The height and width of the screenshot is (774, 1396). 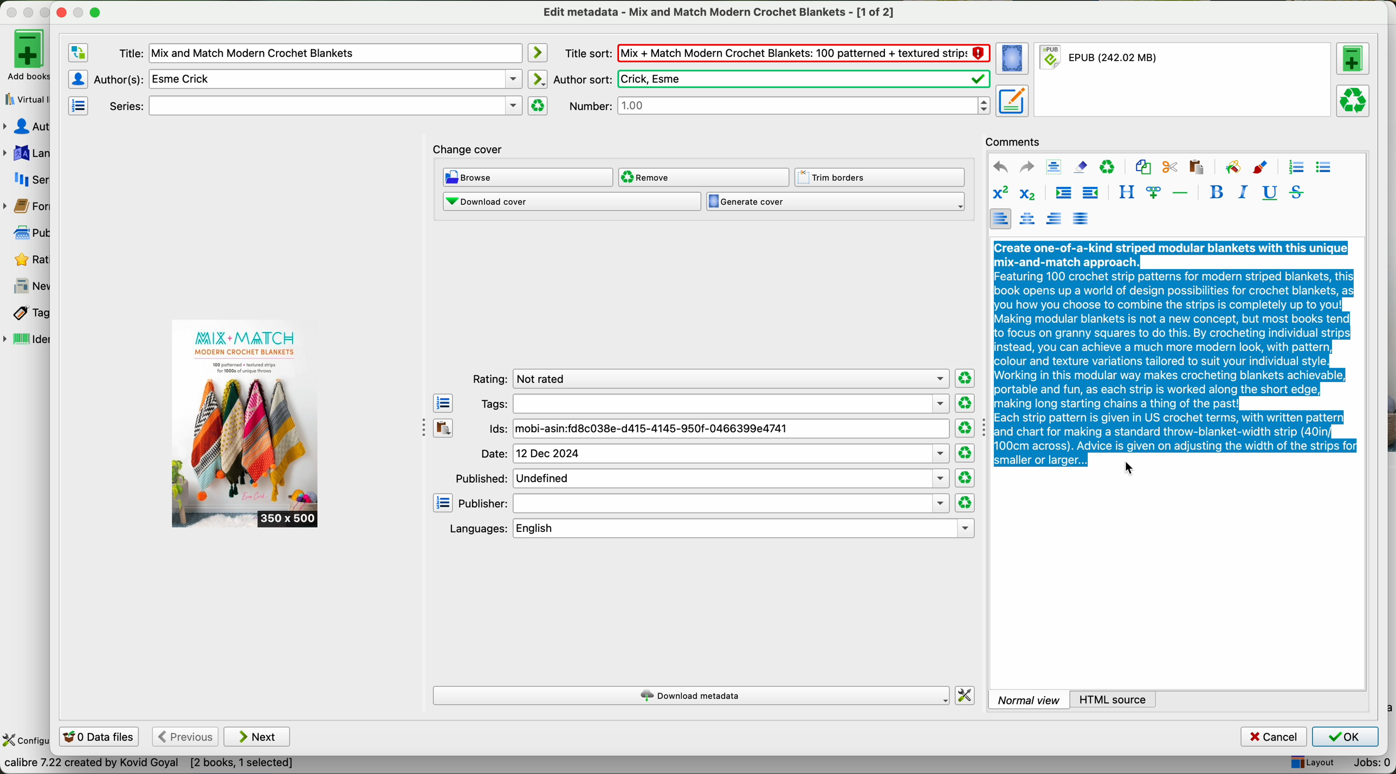 What do you see at coordinates (714, 404) in the screenshot?
I see `tags` at bounding box center [714, 404].